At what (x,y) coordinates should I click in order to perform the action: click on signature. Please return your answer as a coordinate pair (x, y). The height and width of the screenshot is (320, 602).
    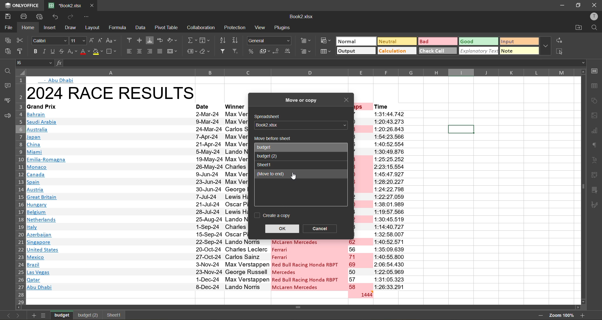
    Looking at the image, I should click on (596, 205).